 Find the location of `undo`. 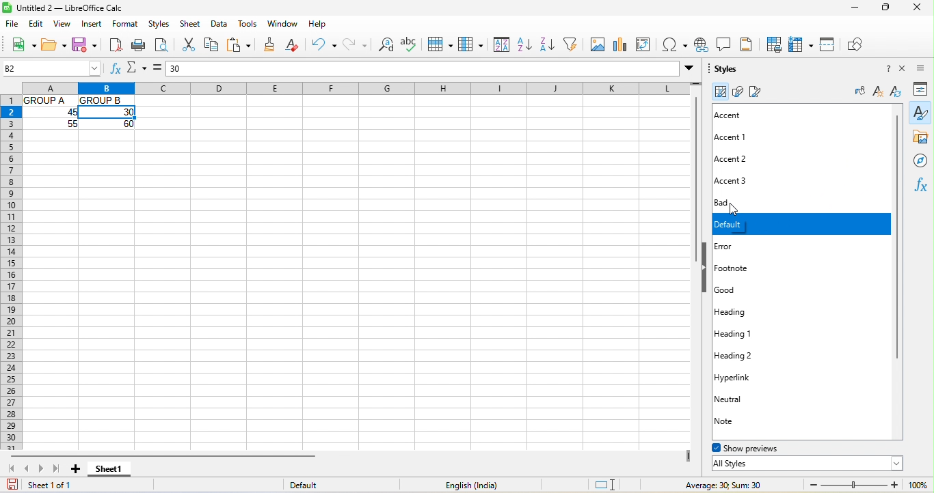

undo is located at coordinates (327, 44).